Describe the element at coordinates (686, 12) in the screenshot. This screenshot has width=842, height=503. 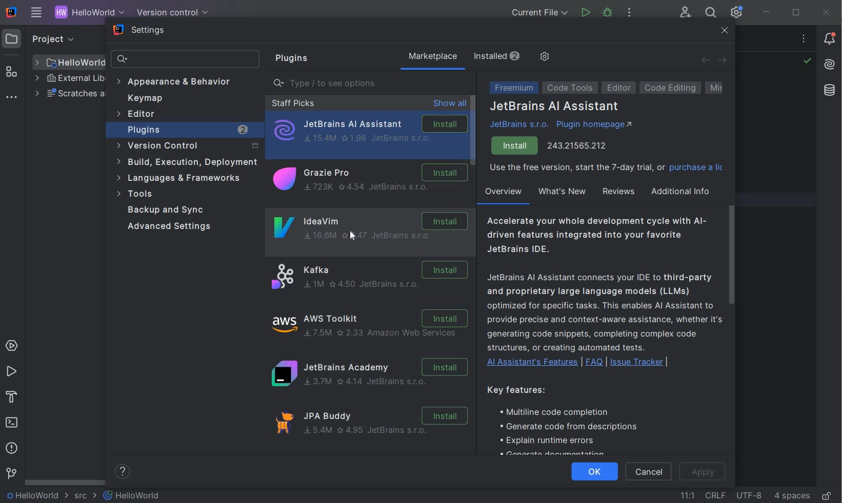
I see `CODE WITH ME` at that location.